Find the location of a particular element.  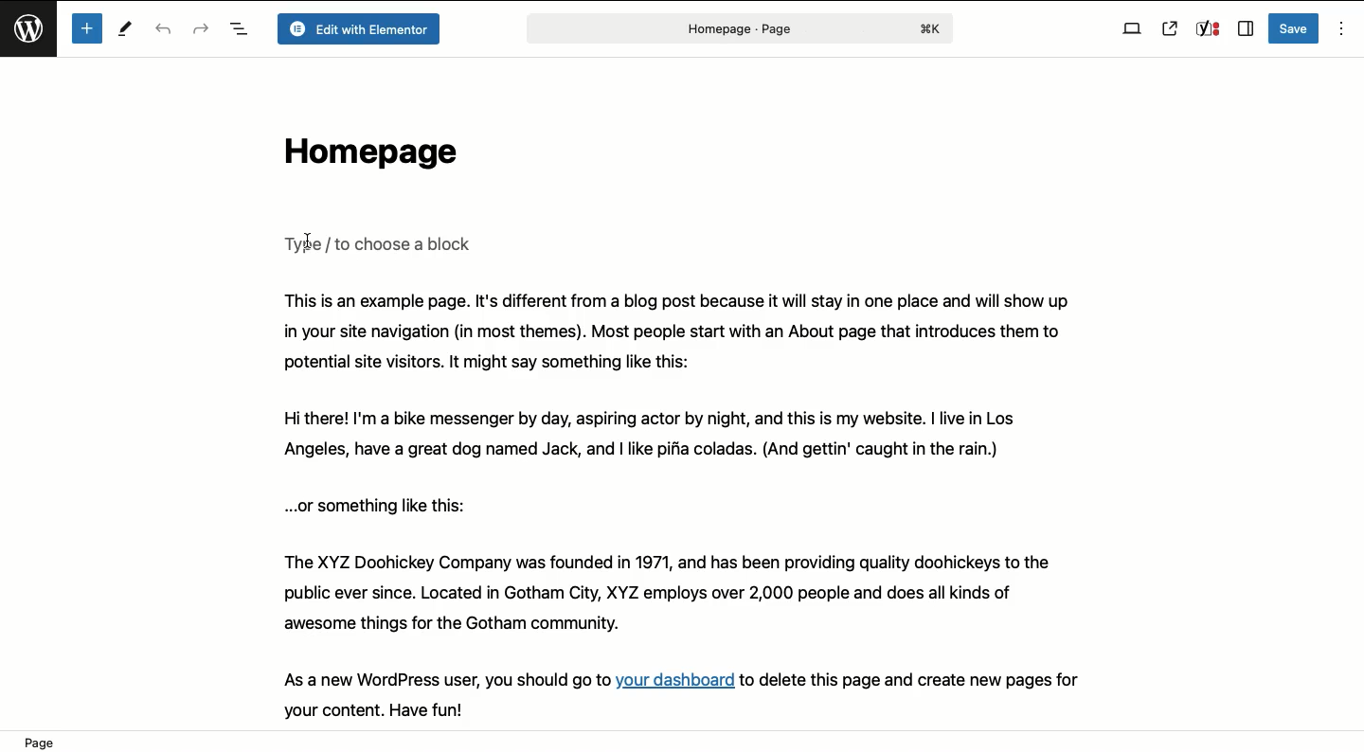

Hi there! I'm a bike messenger by day, aspiring actor by night, and this is my website. | live in Los
Angeles, have a great dog named Jack, and | like pifia coladas. (And gettin’ caught in the rain.) is located at coordinates (675, 437).